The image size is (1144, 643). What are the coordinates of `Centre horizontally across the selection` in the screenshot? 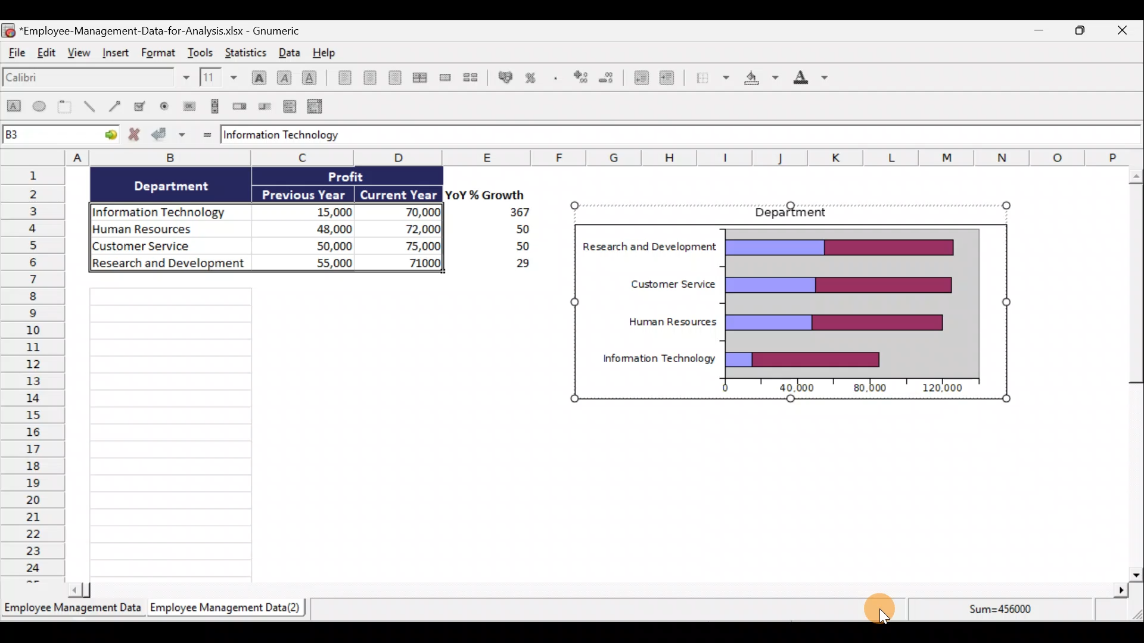 It's located at (419, 76).